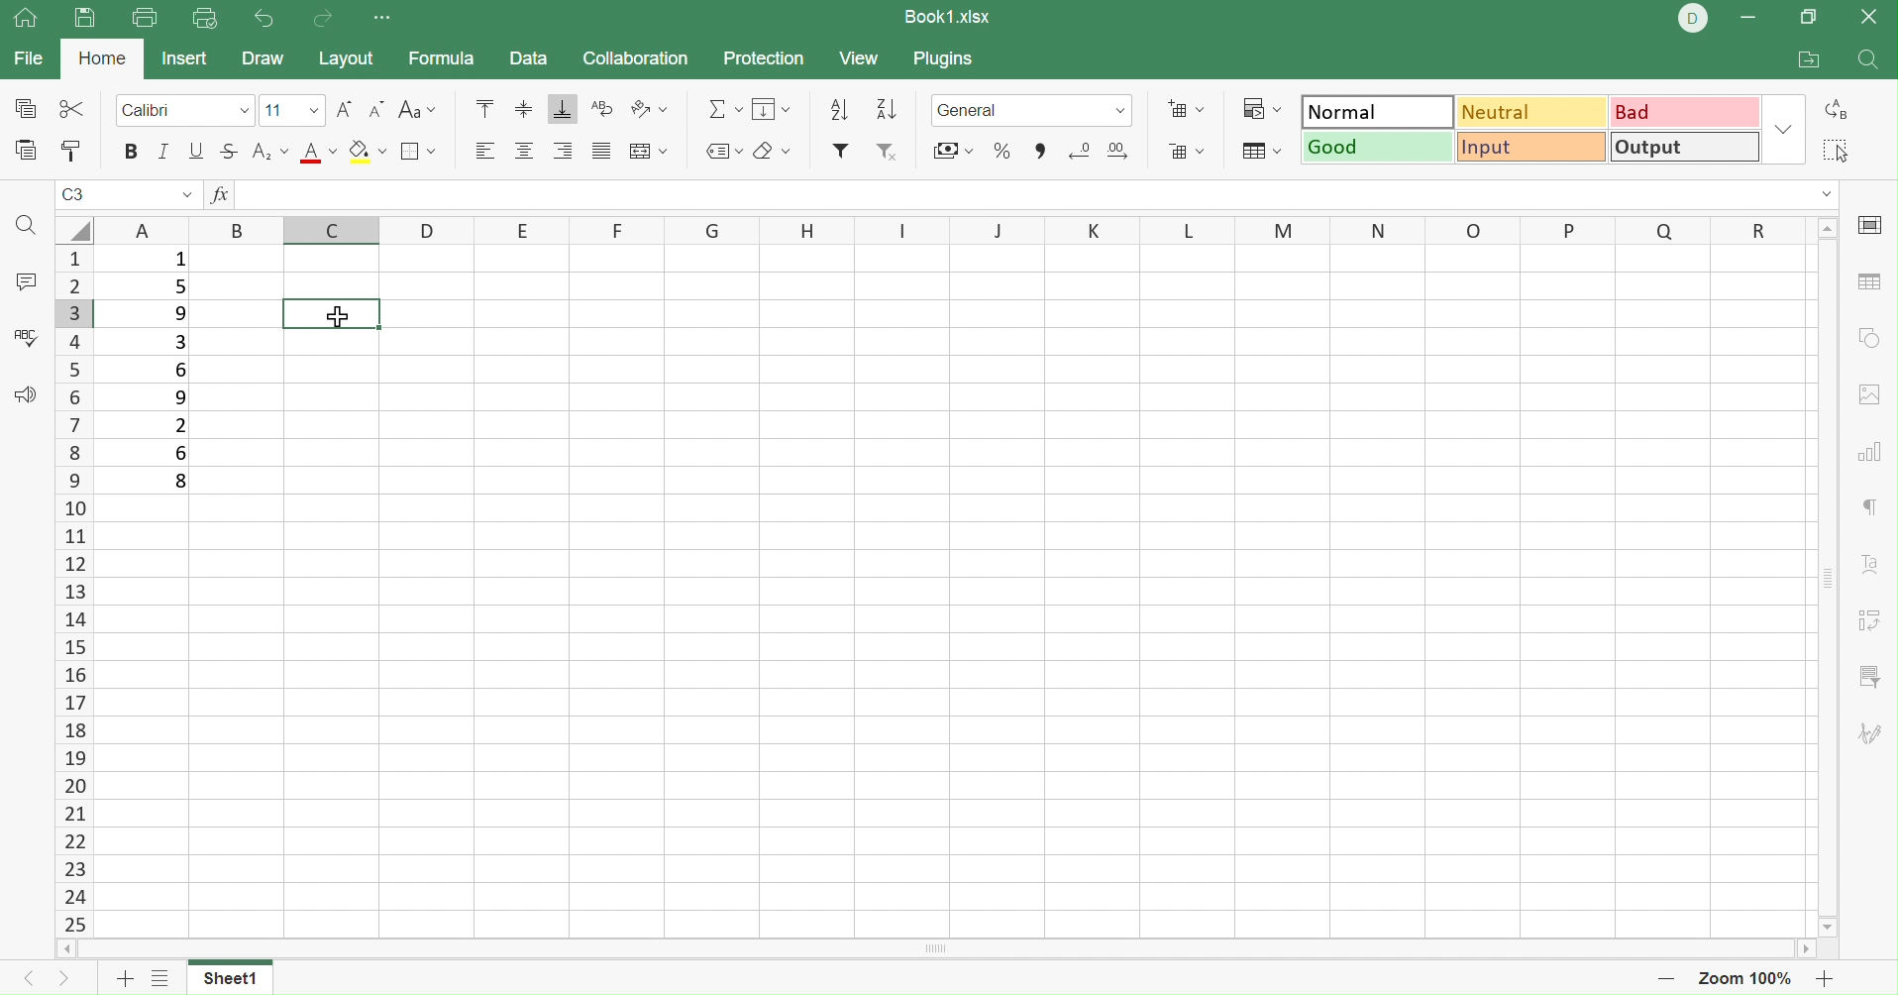 This screenshot has width=1898, height=995. Describe the element at coordinates (1871, 448) in the screenshot. I see `Chart settings` at that location.